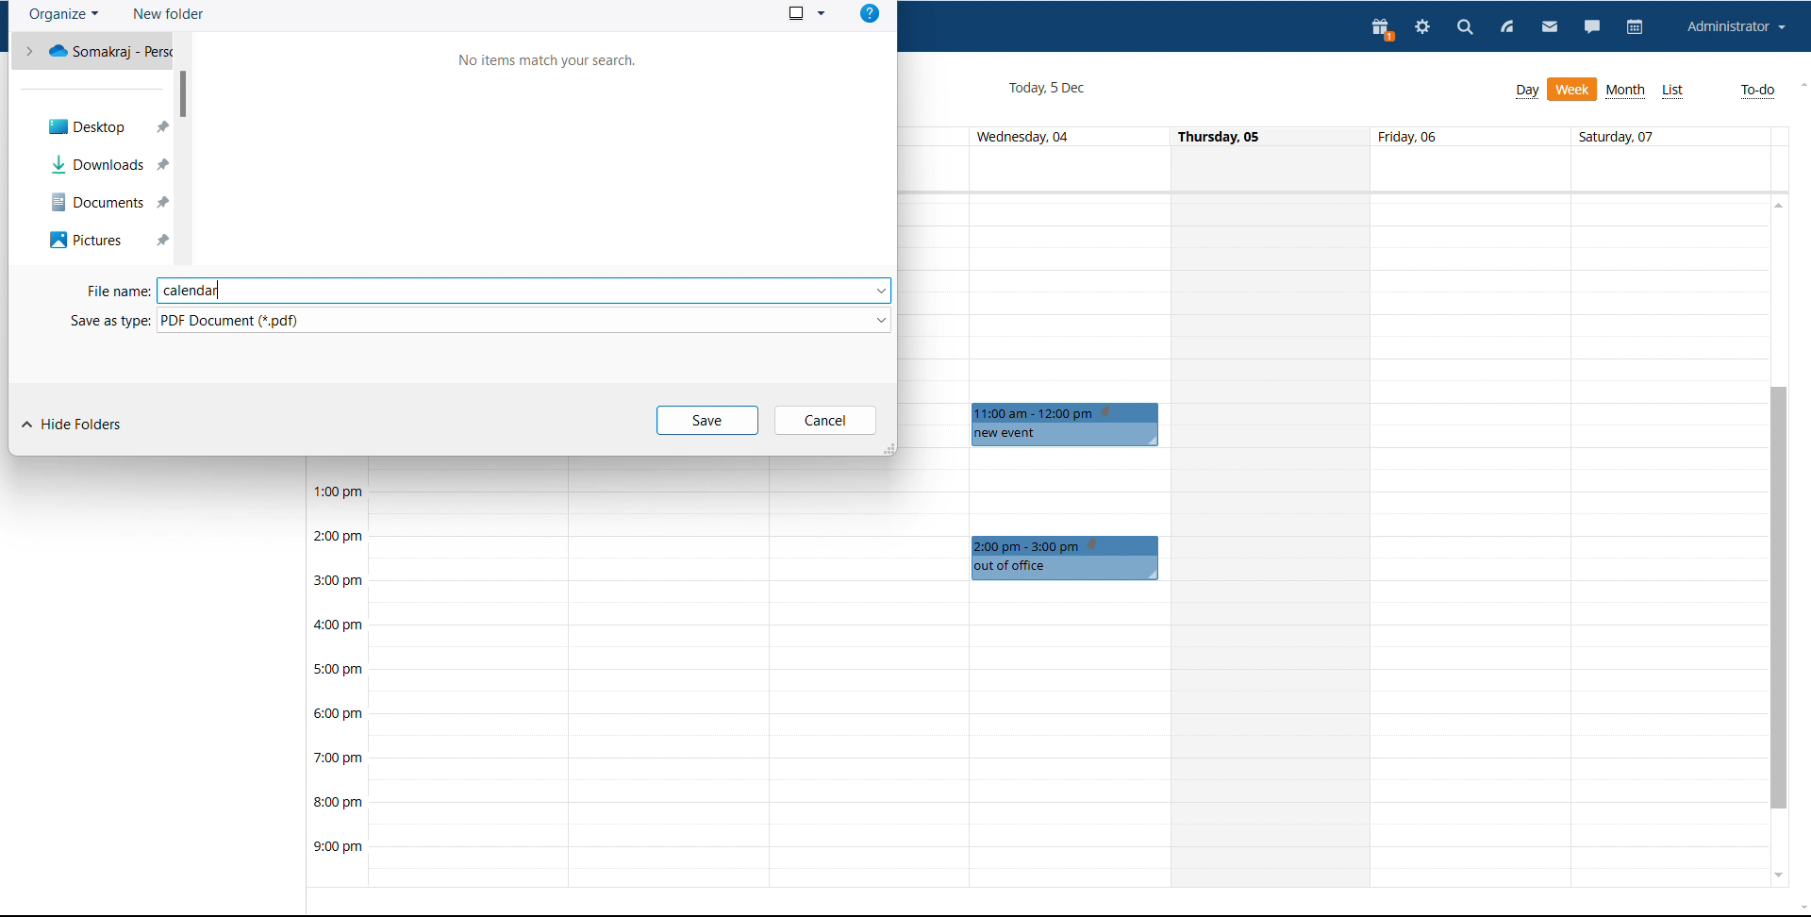 The image size is (1811, 917). What do you see at coordinates (1592, 29) in the screenshot?
I see `chat` at bounding box center [1592, 29].